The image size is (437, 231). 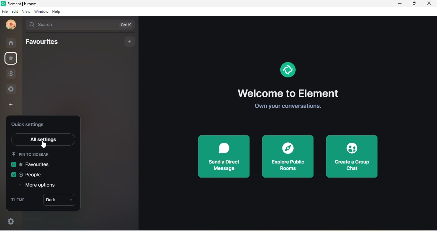 I want to click on explore public rooms, so click(x=289, y=156).